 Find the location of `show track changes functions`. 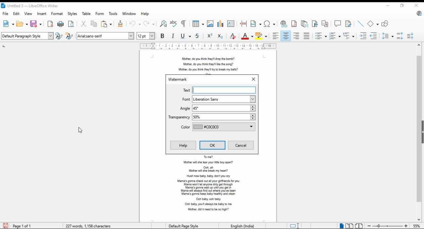

show track changes functions is located at coordinates (348, 24).